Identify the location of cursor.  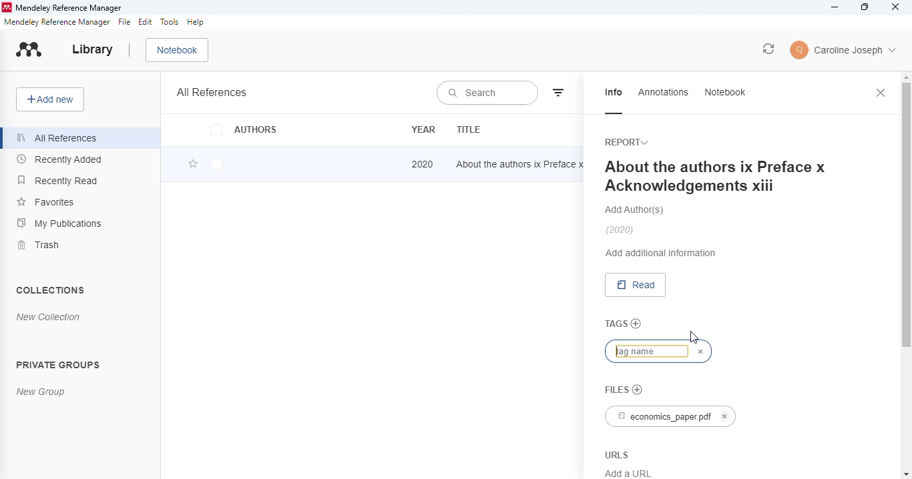
(688, 337).